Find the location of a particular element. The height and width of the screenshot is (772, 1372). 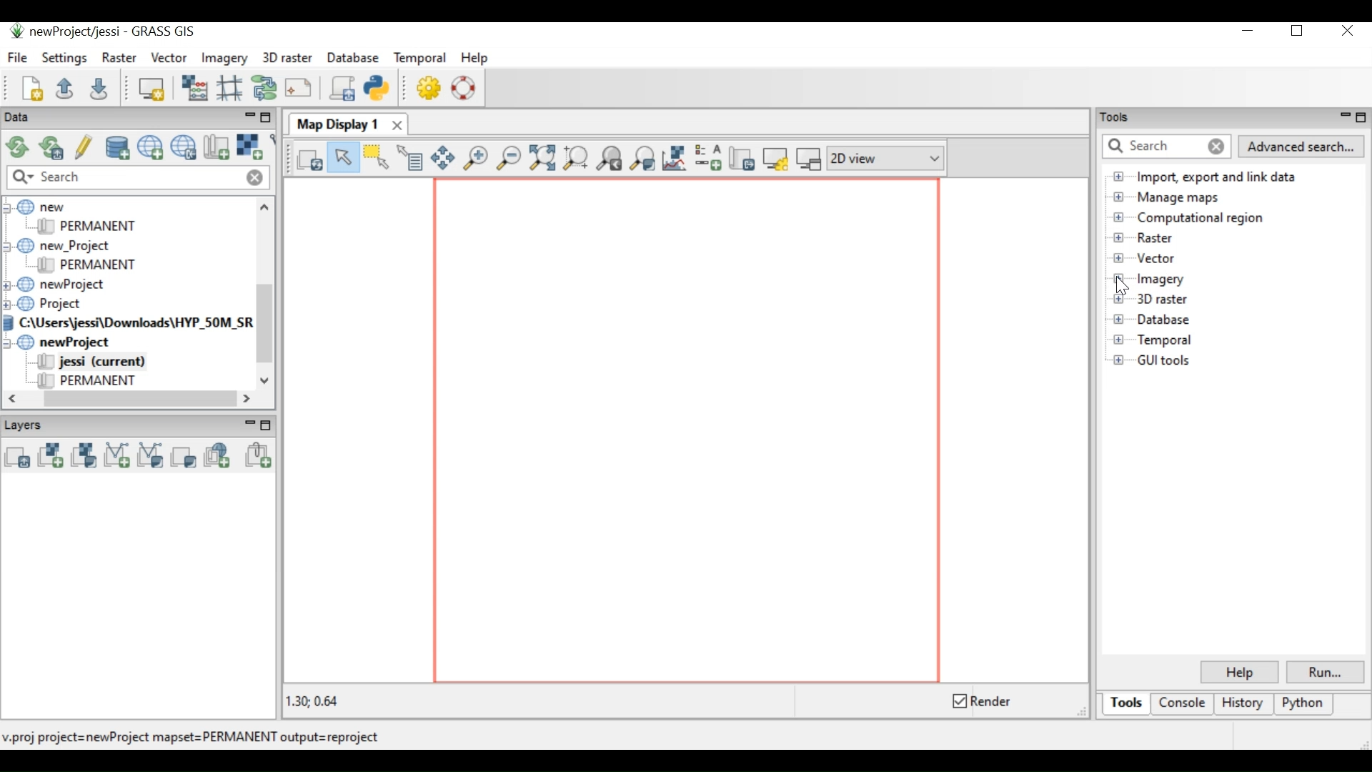

Allow edits outside current mapset is located at coordinates (84, 148).